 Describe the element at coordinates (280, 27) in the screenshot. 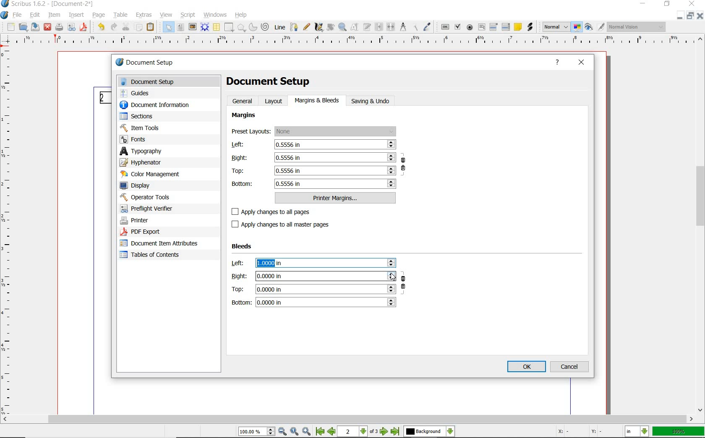

I see `line` at that location.